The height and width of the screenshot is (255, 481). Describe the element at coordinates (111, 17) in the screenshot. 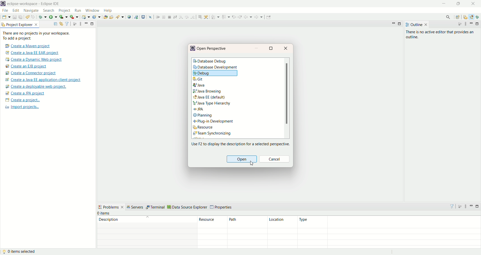

I see `open task` at that location.